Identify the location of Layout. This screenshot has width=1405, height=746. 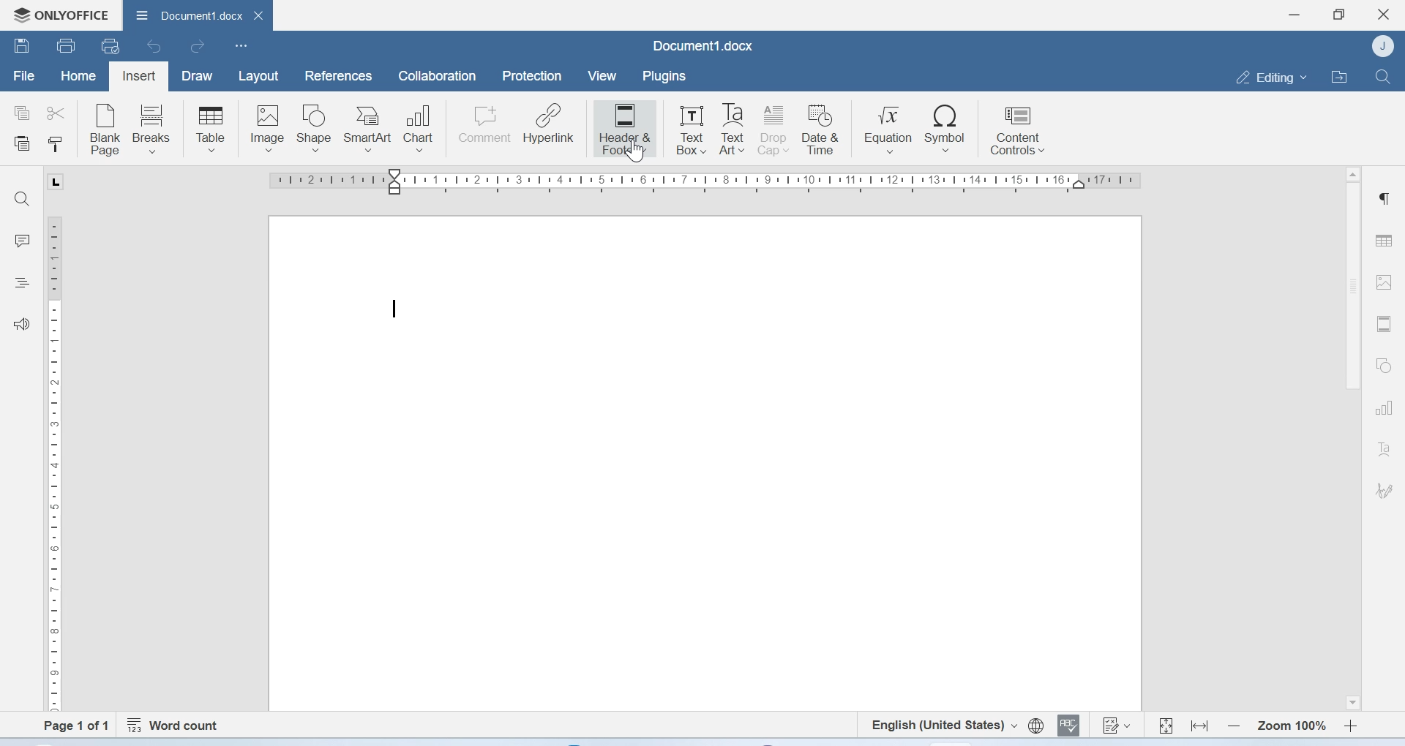
(259, 76).